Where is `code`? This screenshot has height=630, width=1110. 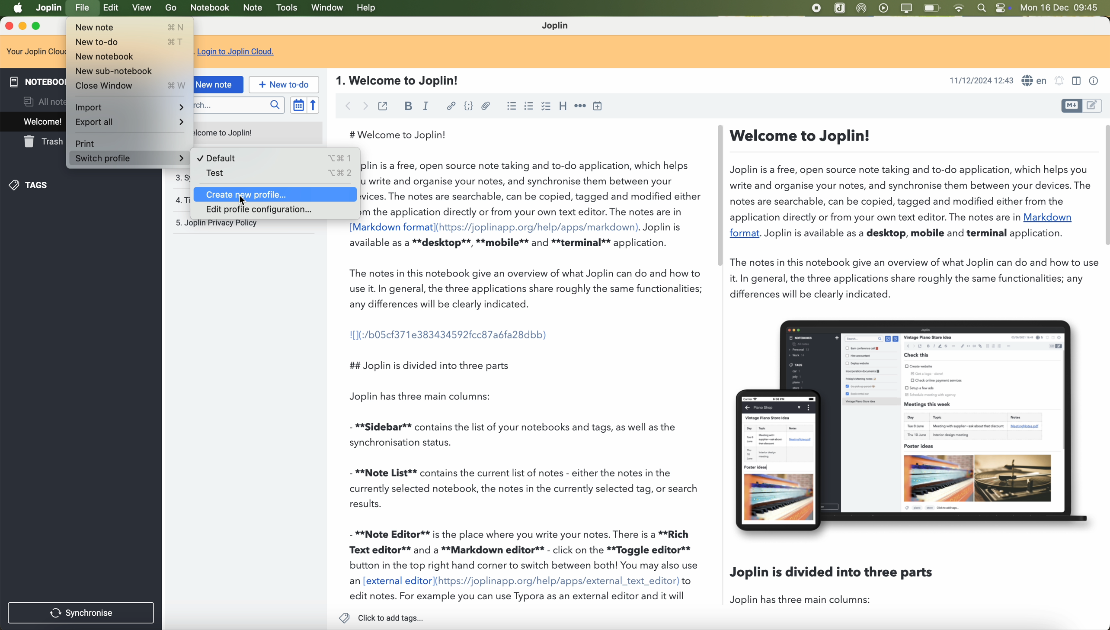
code is located at coordinates (468, 106).